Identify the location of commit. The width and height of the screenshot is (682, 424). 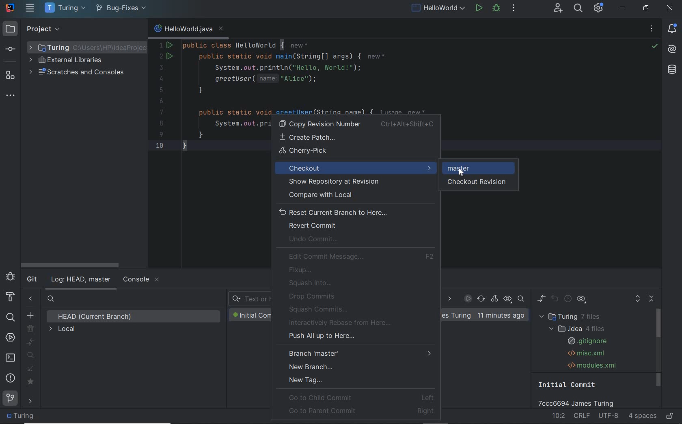
(12, 50).